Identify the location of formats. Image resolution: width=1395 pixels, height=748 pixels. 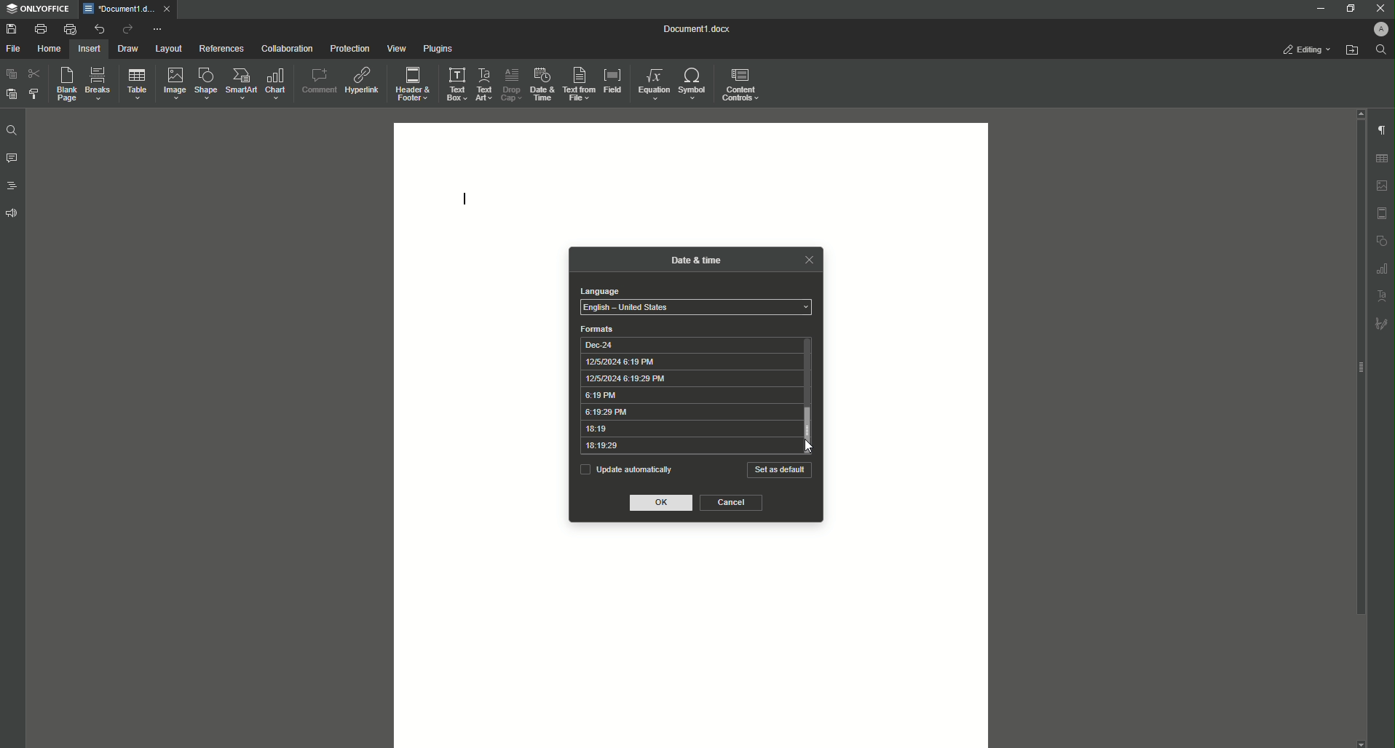
(598, 329).